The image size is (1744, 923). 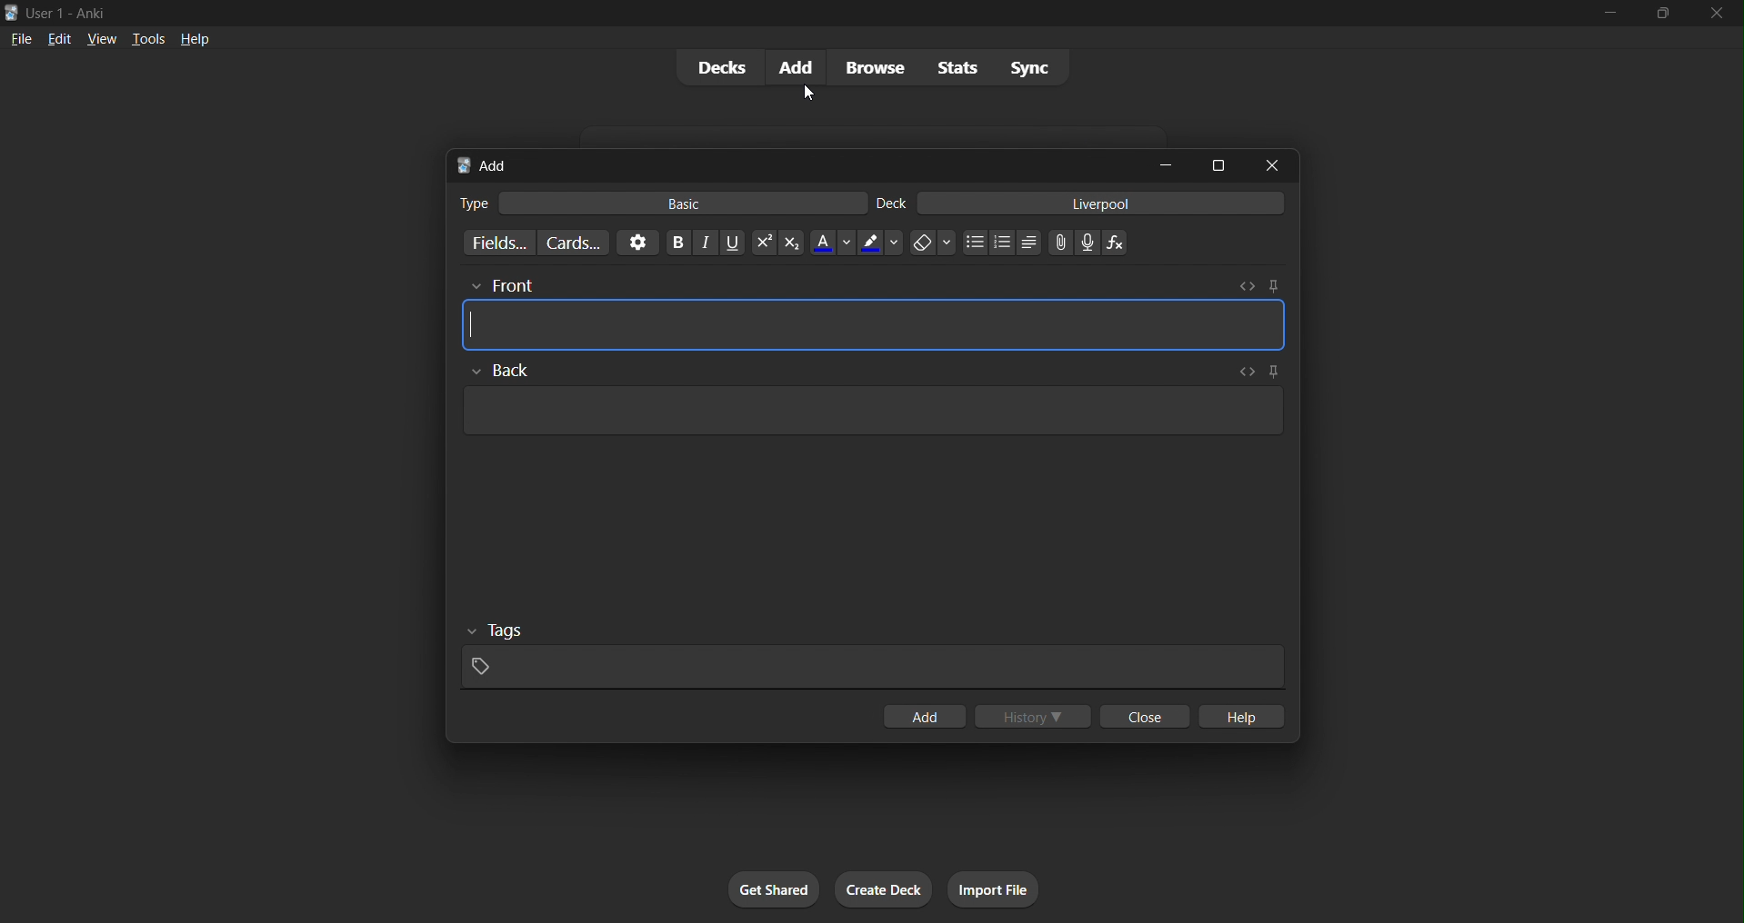 What do you see at coordinates (1218, 164) in the screenshot?
I see `maximize` at bounding box center [1218, 164].